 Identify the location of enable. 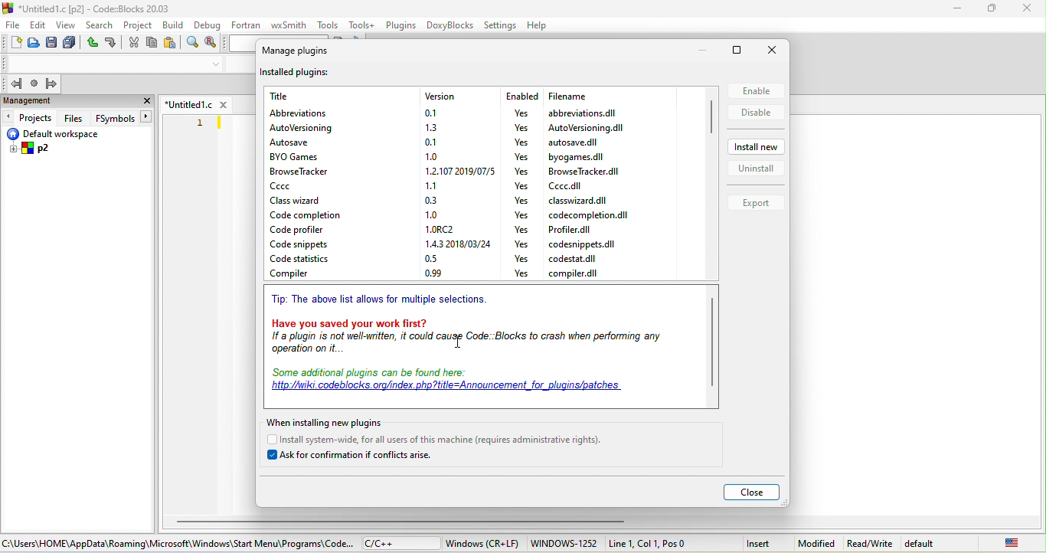
(756, 90).